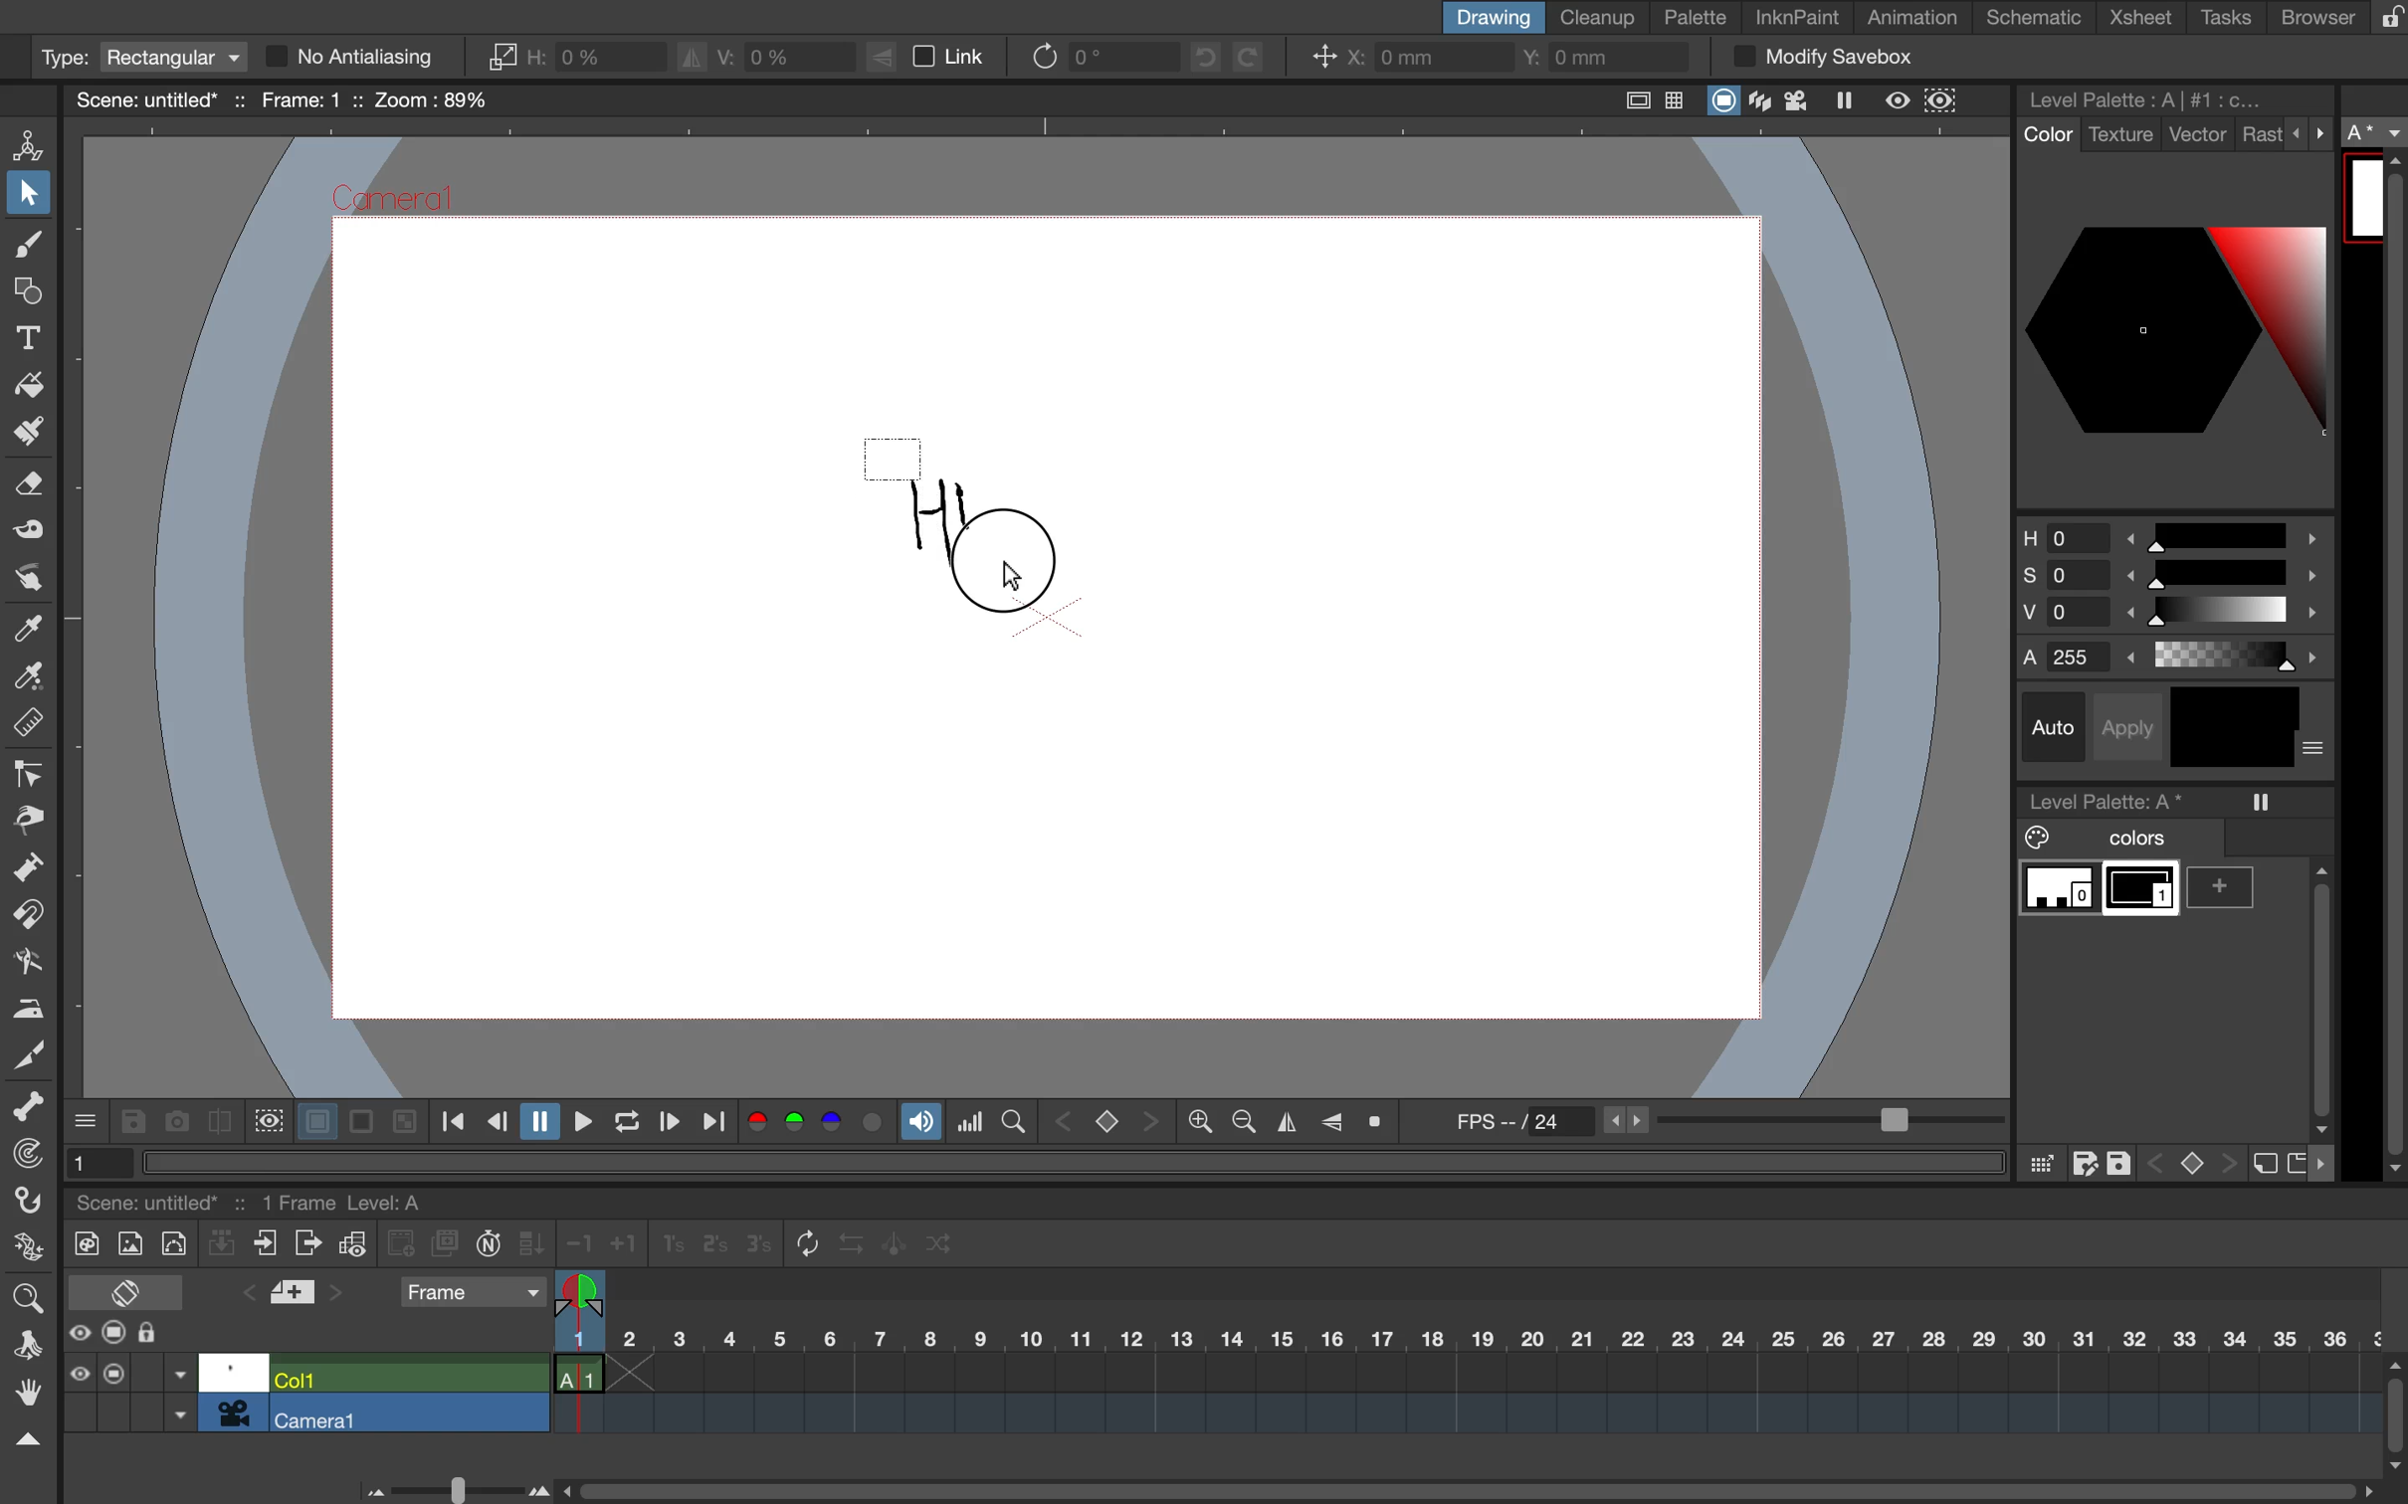 This screenshot has width=2408, height=1504. What do you see at coordinates (763, 55) in the screenshot?
I see `vertical scaling` at bounding box center [763, 55].